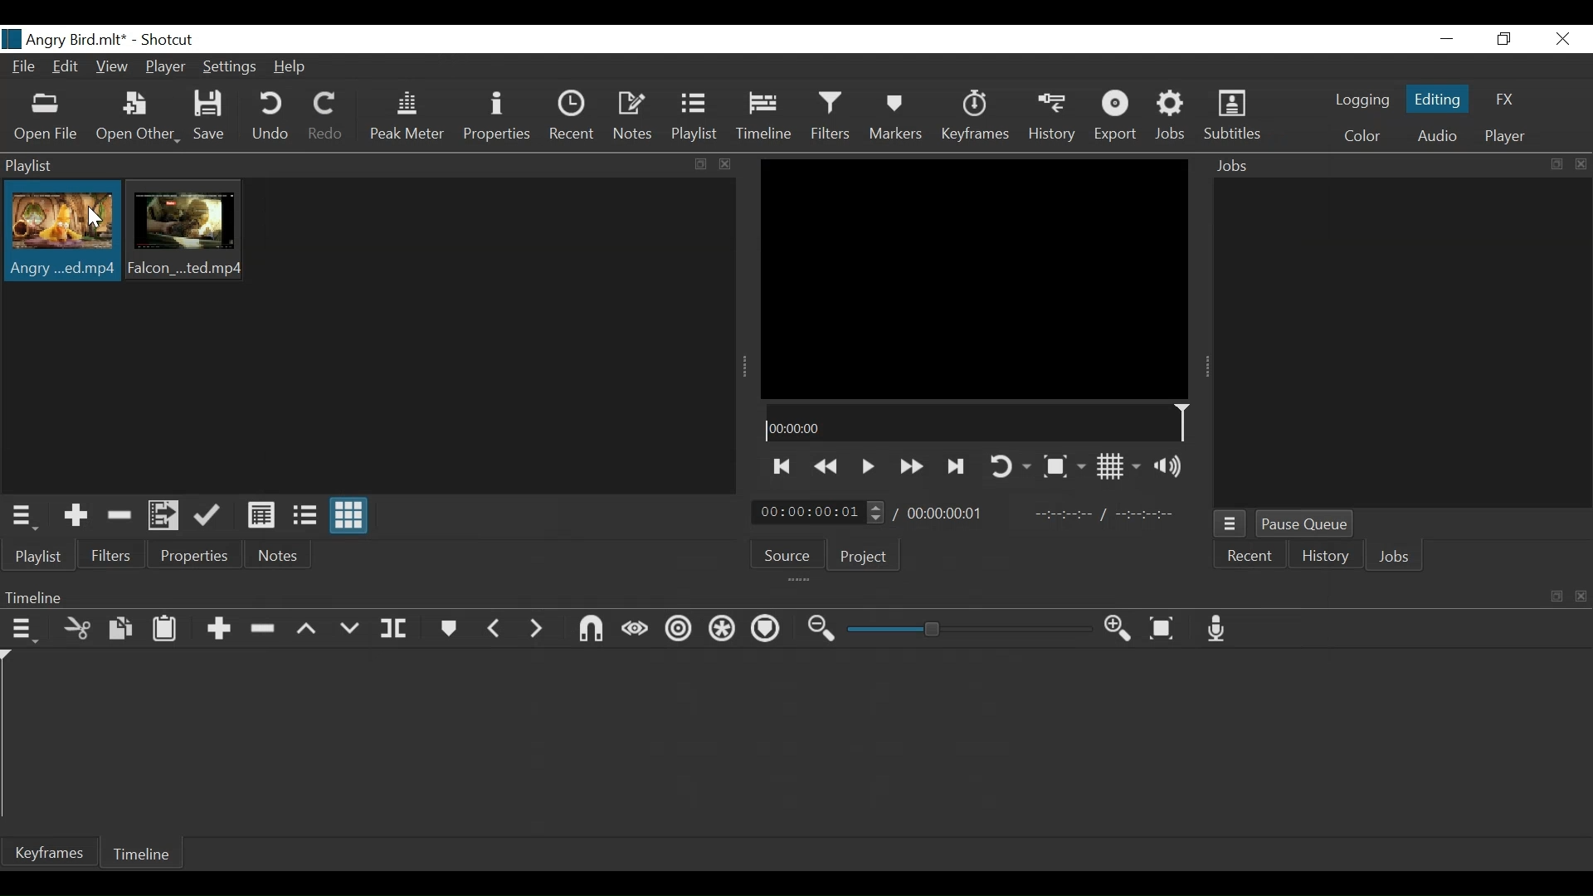  I want to click on Toggle player looping, so click(1011, 467).